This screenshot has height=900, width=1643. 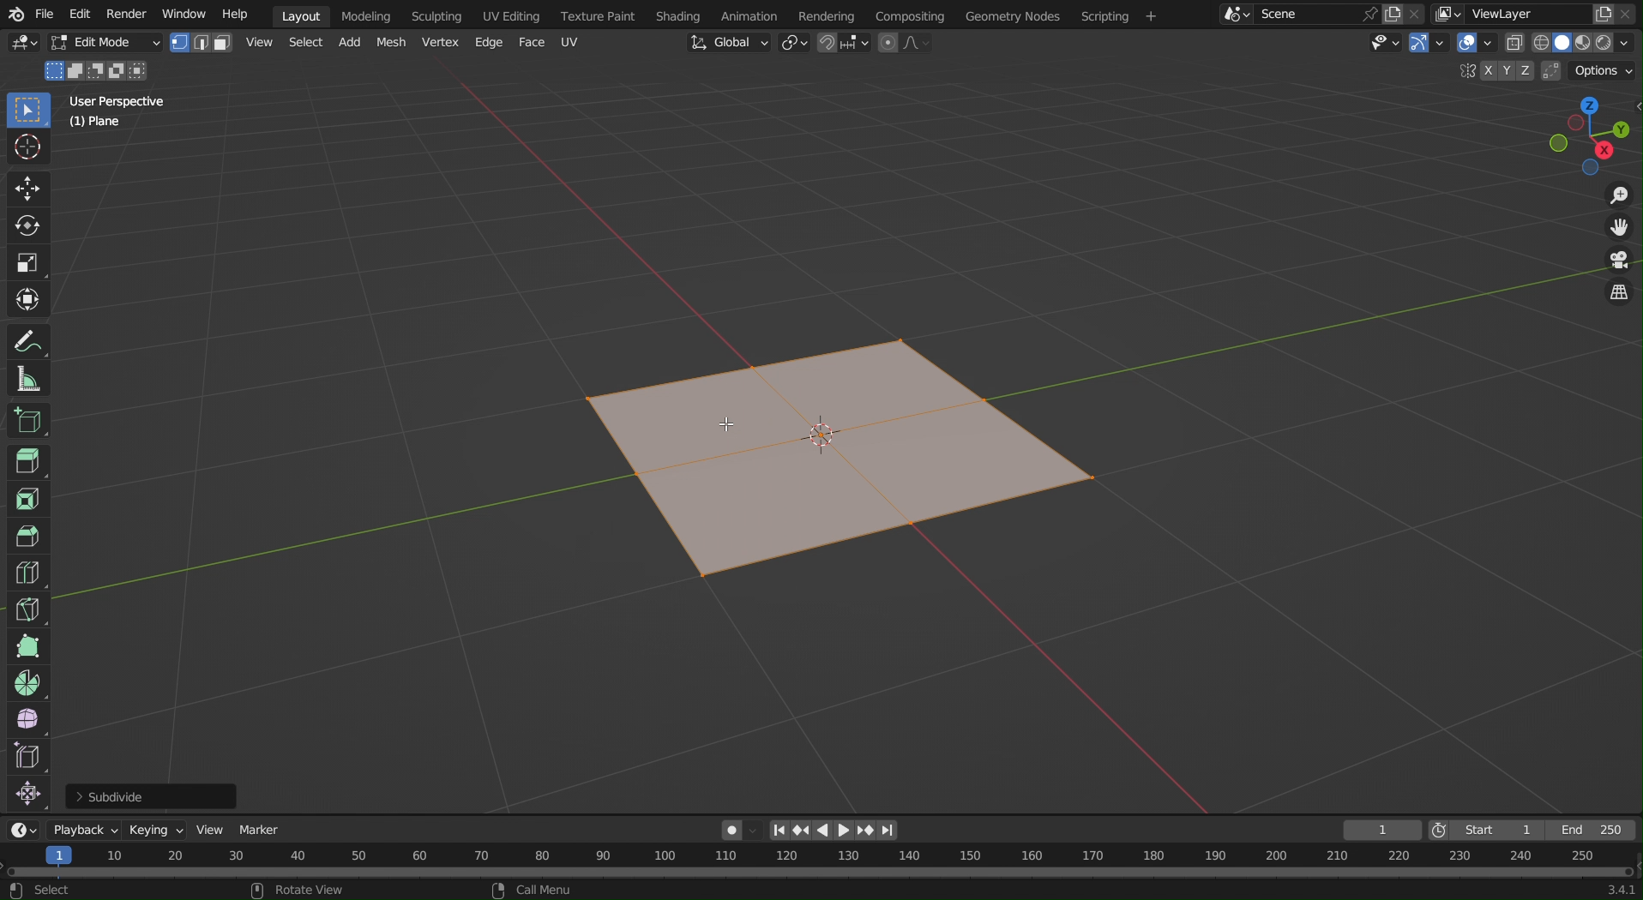 What do you see at coordinates (30, 261) in the screenshot?
I see `Scale` at bounding box center [30, 261].